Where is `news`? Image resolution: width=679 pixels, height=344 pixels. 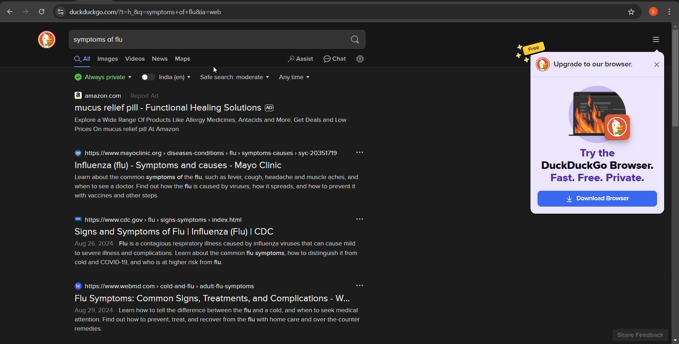
news is located at coordinates (161, 60).